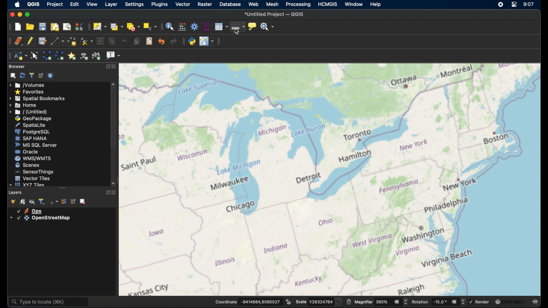  I want to click on maximize, so click(107, 193).